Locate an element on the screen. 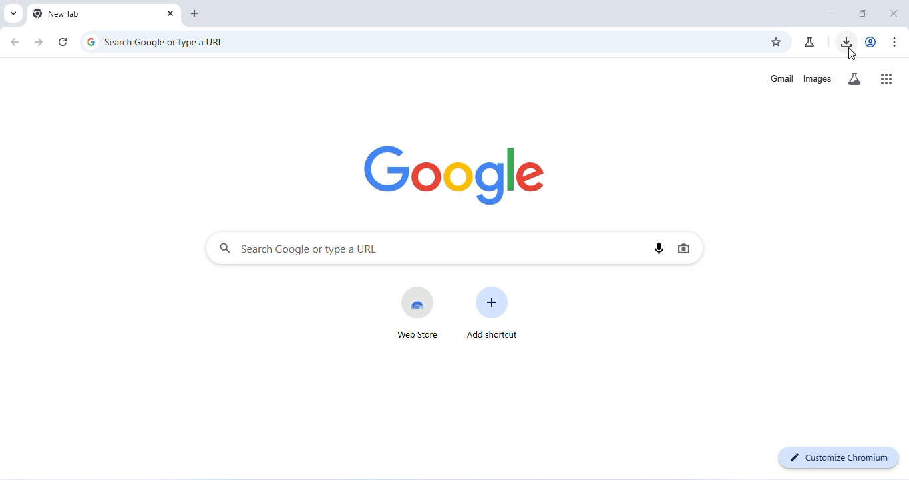 Image resolution: width=909 pixels, height=480 pixels. refresh is located at coordinates (63, 41).